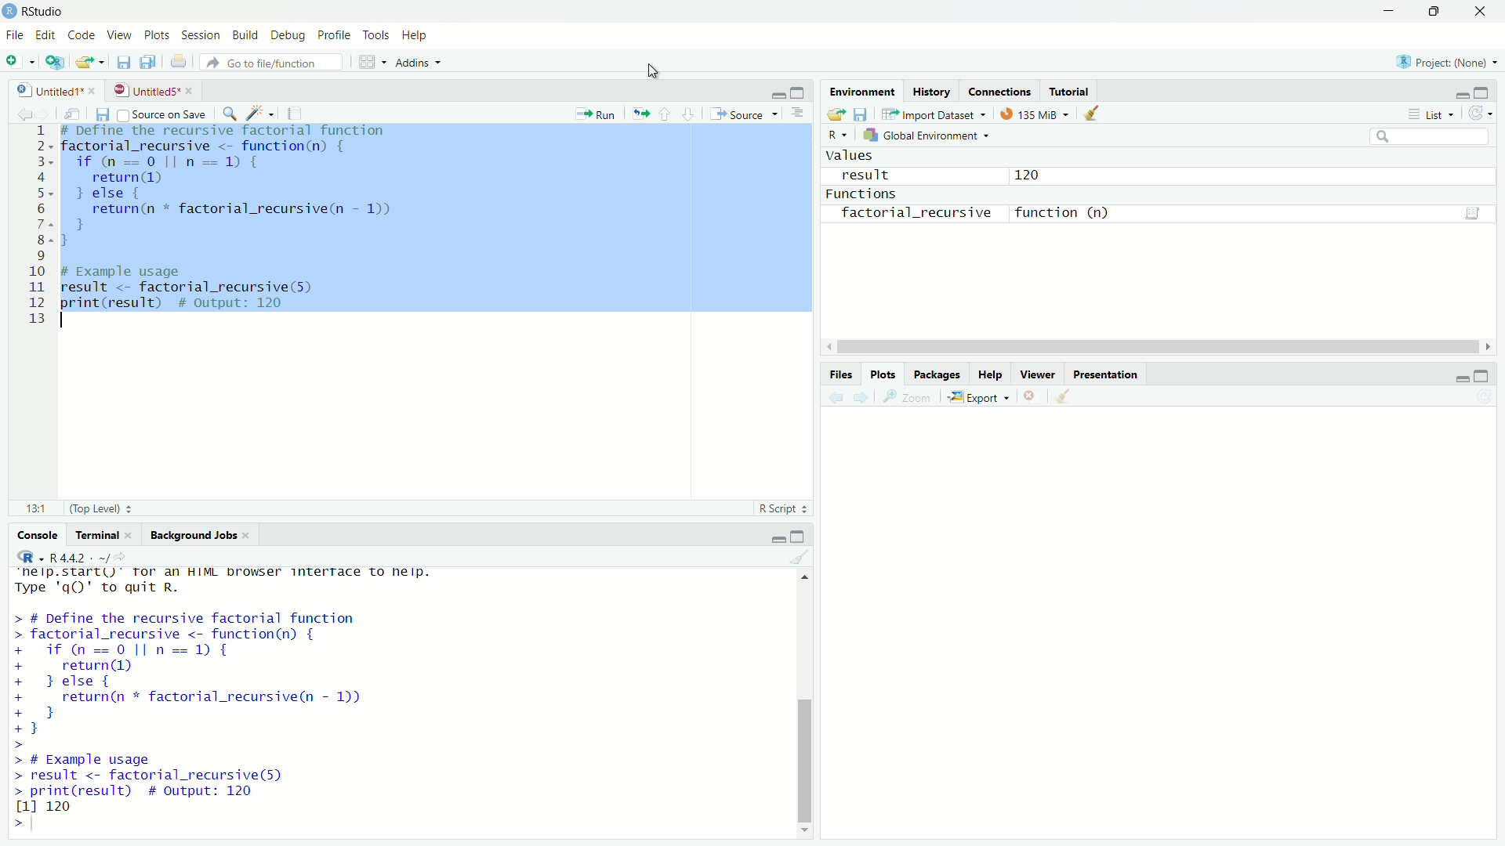 The height and width of the screenshot is (846, 1505). What do you see at coordinates (1000, 89) in the screenshot?
I see `Connections` at bounding box center [1000, 89].